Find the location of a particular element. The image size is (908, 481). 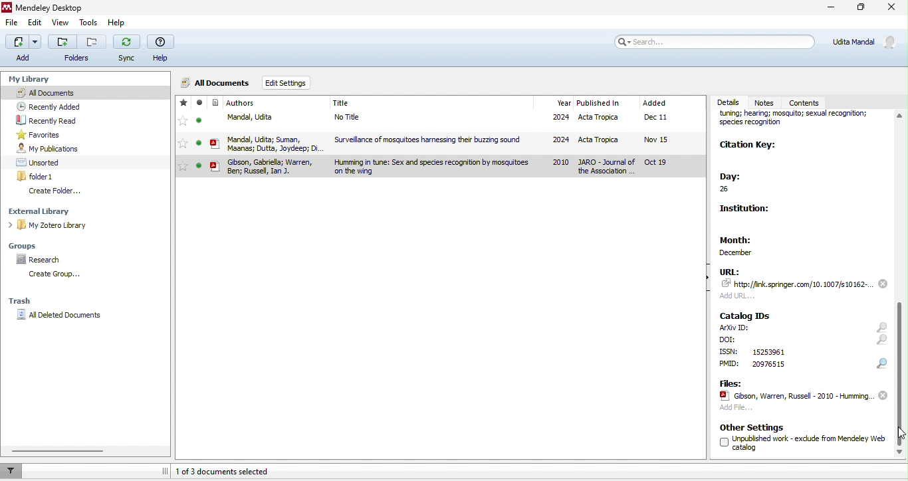

checkbox is located at coordinates (723, 442).